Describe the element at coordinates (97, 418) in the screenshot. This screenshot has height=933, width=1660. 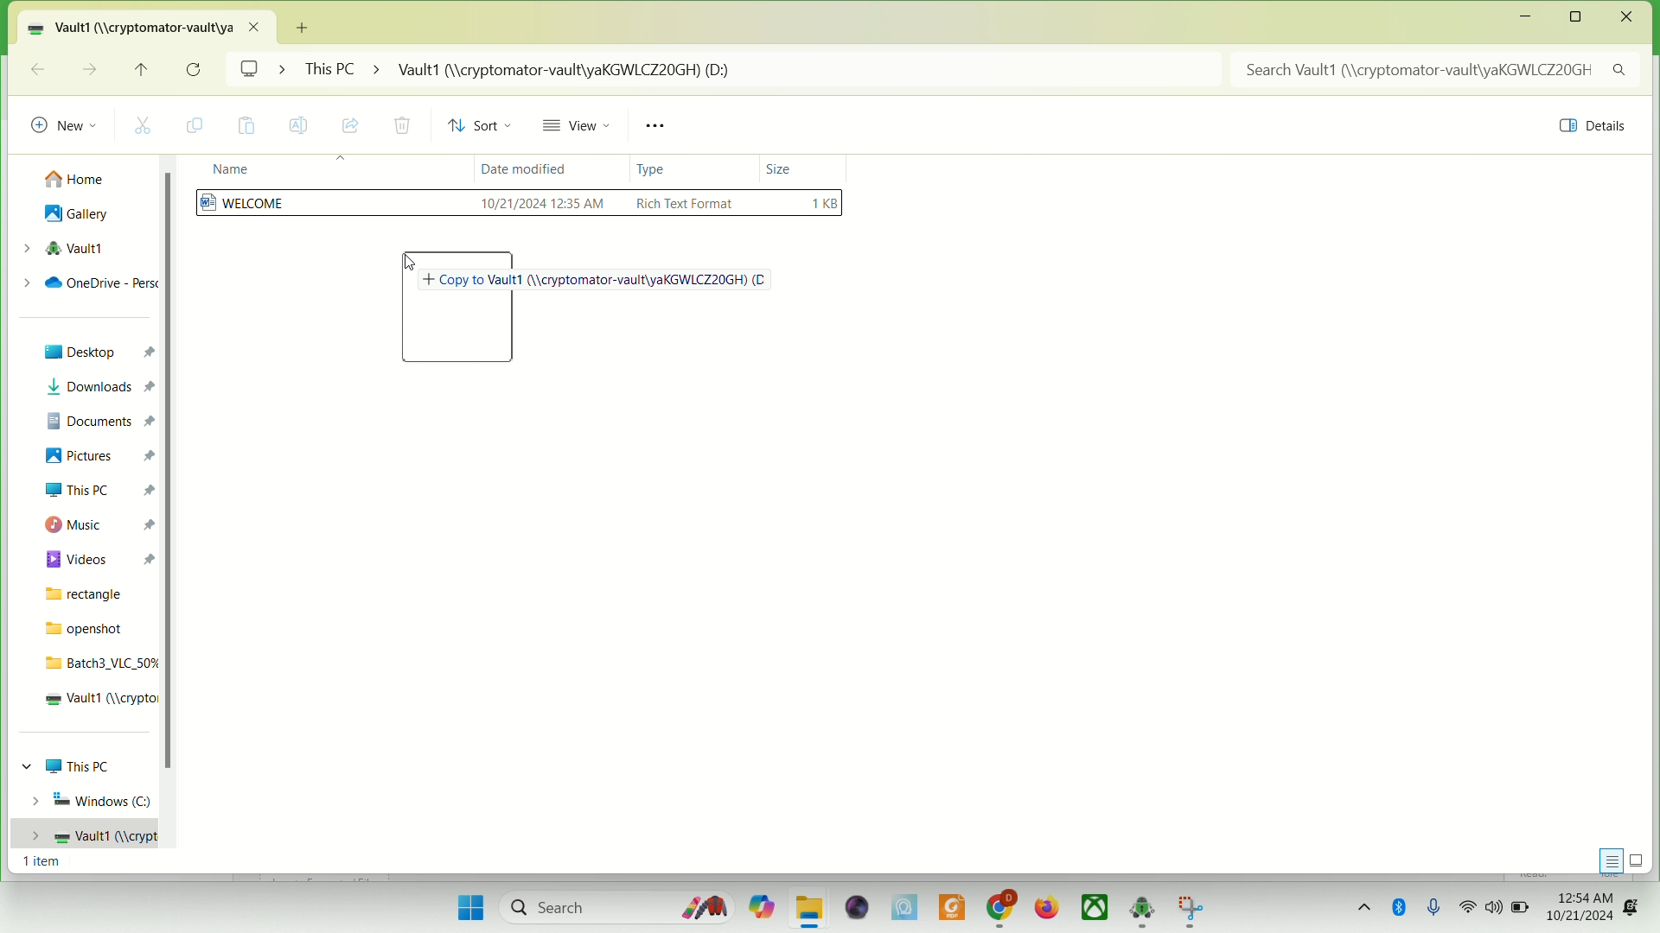
I see `documents` at that location.